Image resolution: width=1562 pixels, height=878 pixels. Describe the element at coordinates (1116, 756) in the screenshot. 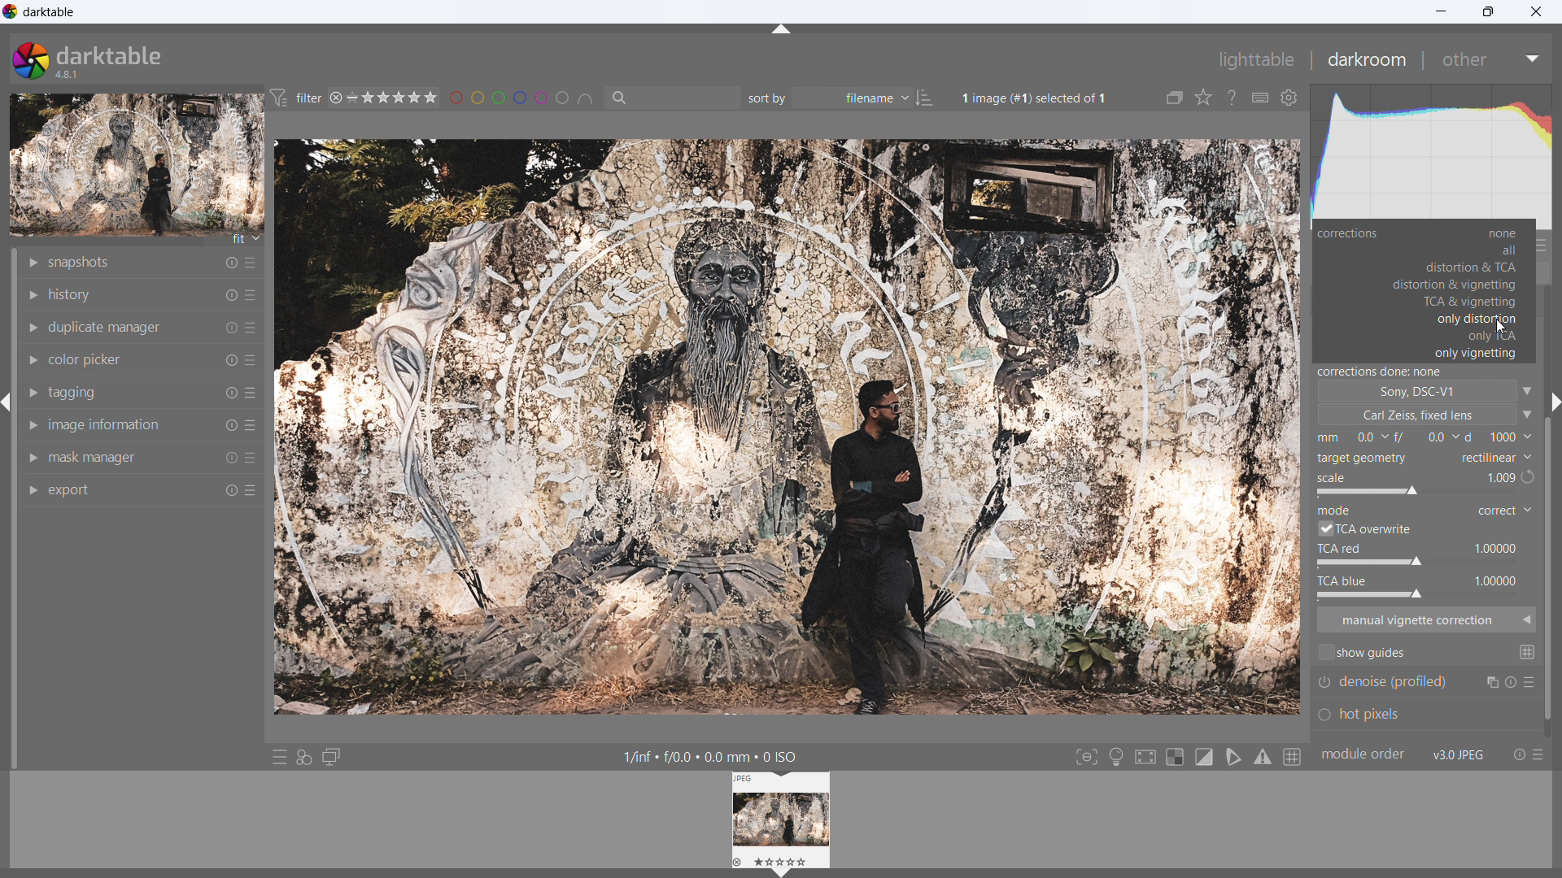

I see `toggle ISO 12646 color assessment conditions` at that location.